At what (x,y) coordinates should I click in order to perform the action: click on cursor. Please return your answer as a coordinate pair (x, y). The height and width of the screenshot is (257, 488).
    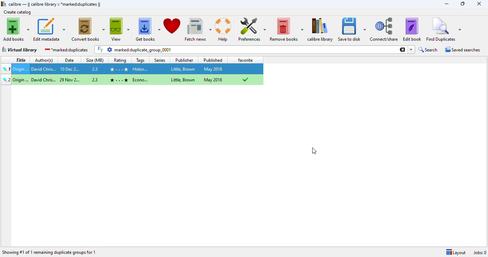
    Looking at the image, I should click on (314, 151).